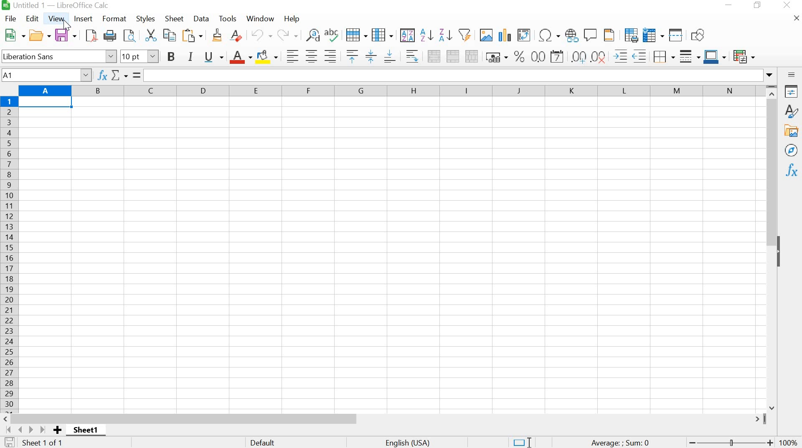 The width and height of the screenshot is (802, 448). Describe the element at coordinates (190, 55) in the screenshot. I see `ITALIC` at that location.